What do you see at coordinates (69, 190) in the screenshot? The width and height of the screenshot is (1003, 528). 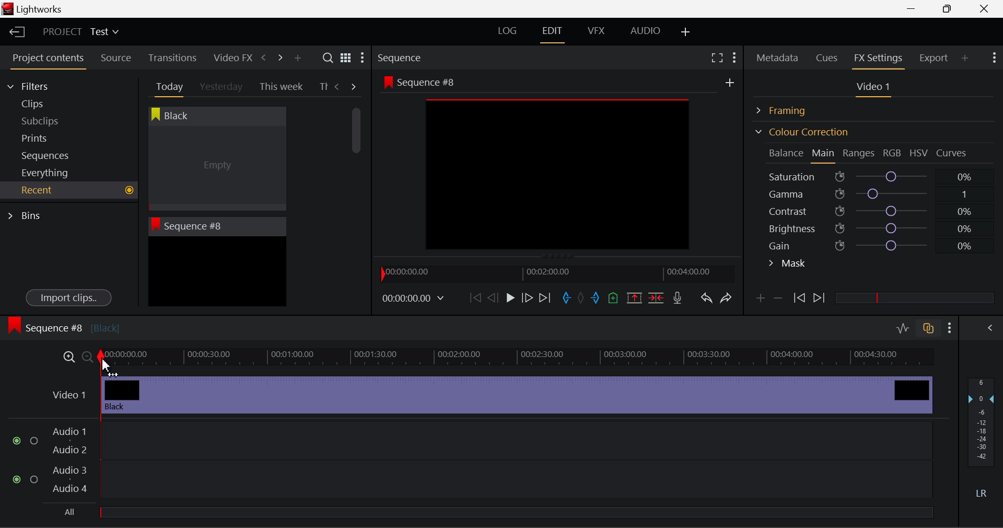 I see `Recent Tab Open` at bounding box center [69, 190].